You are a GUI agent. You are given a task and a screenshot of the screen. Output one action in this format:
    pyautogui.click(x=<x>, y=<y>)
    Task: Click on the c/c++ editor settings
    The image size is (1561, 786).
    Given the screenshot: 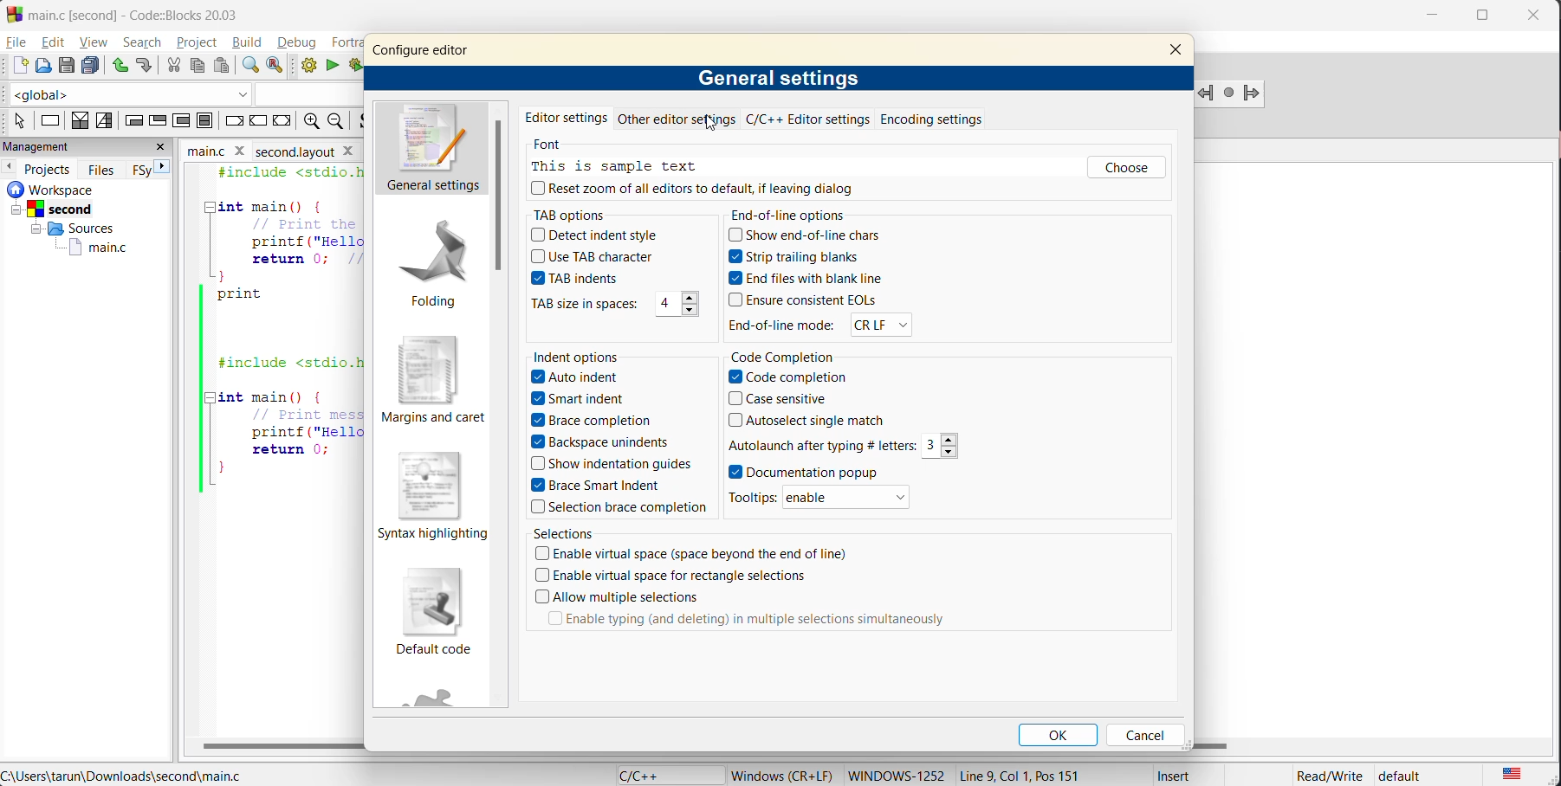 What is the action you would take?
    pyautogui.click(x=809, y=119)
    